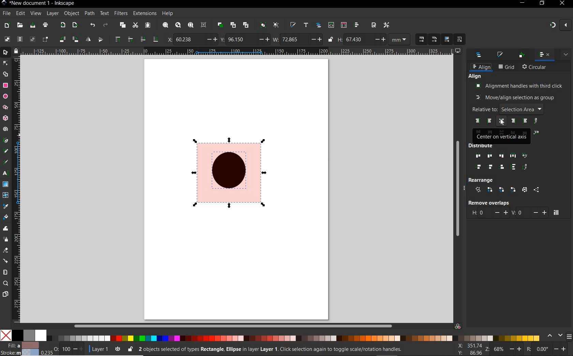 Image resolution: width=573 pixels, height=356 pixels. What do you see at coordinates (4, 174) in the screenshot?
I see `text tool` at bounding box center [4, 174].